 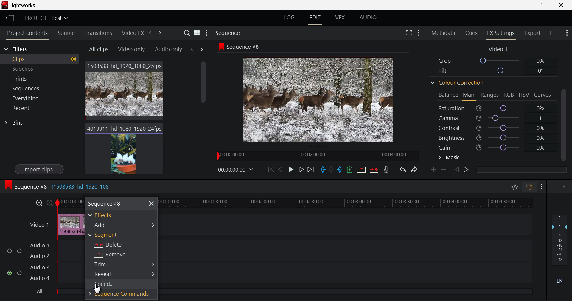 What do you see at coordinates (198, 33) in the screenshot?
I see `Toggle between list and title view` at bounding box center [198, 33].